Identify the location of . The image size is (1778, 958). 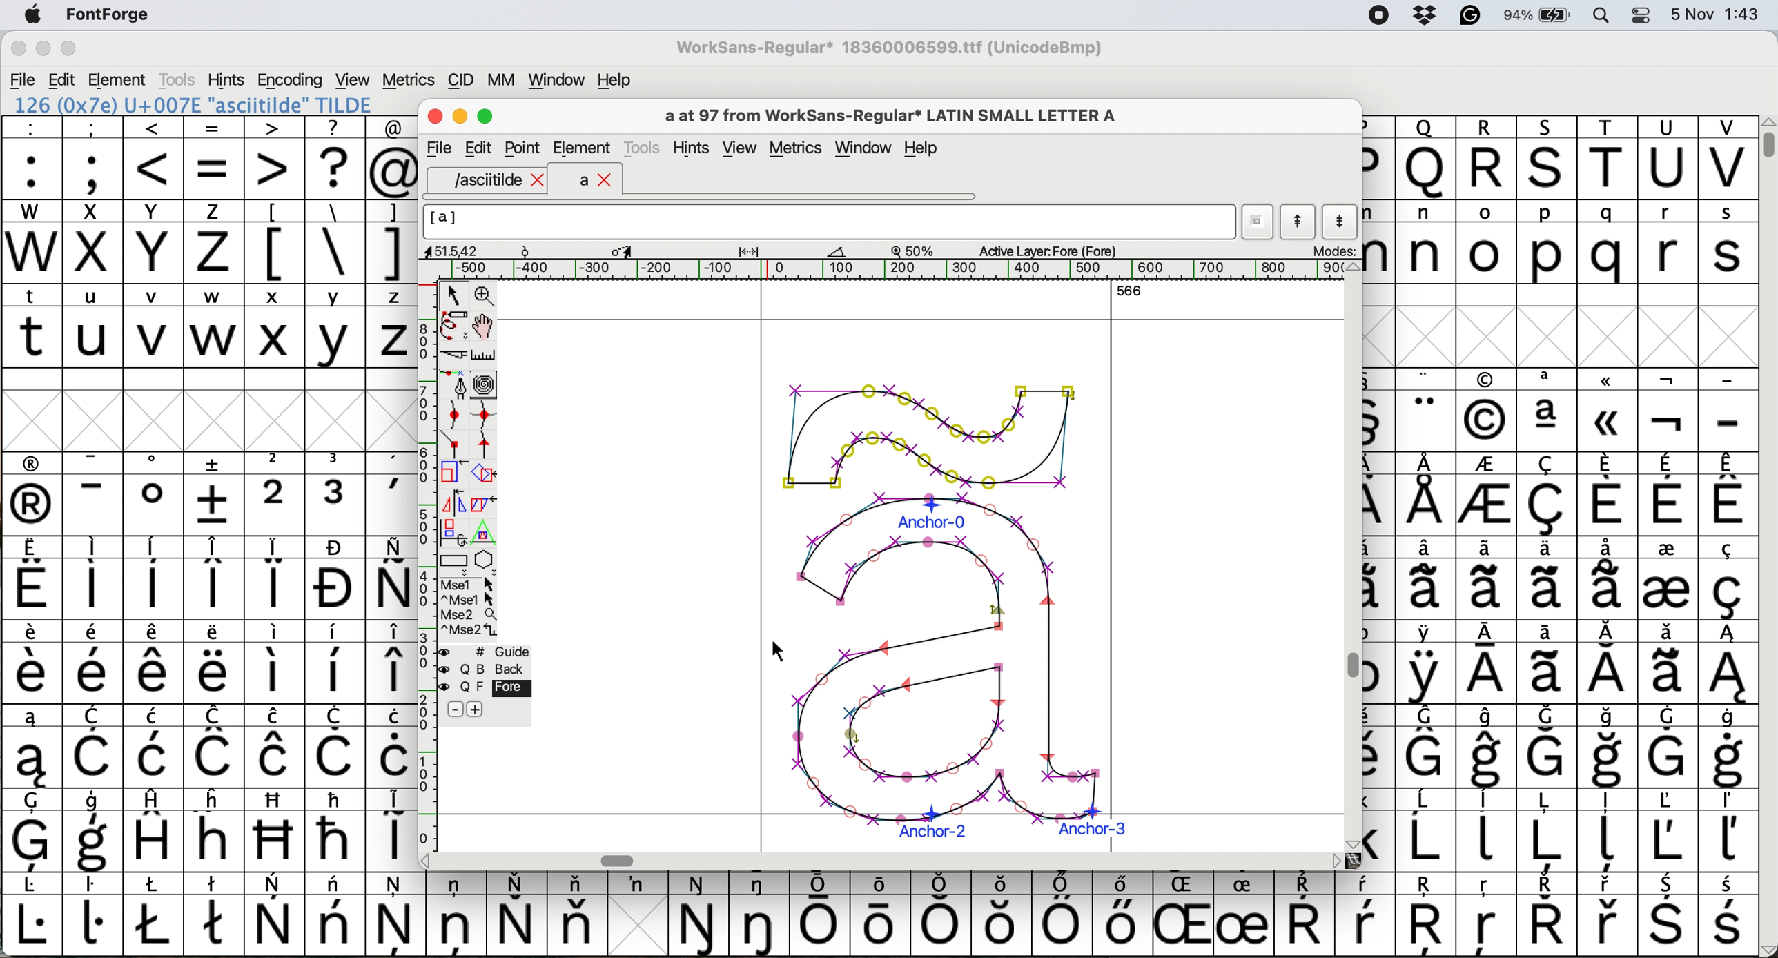
(1609, 409).